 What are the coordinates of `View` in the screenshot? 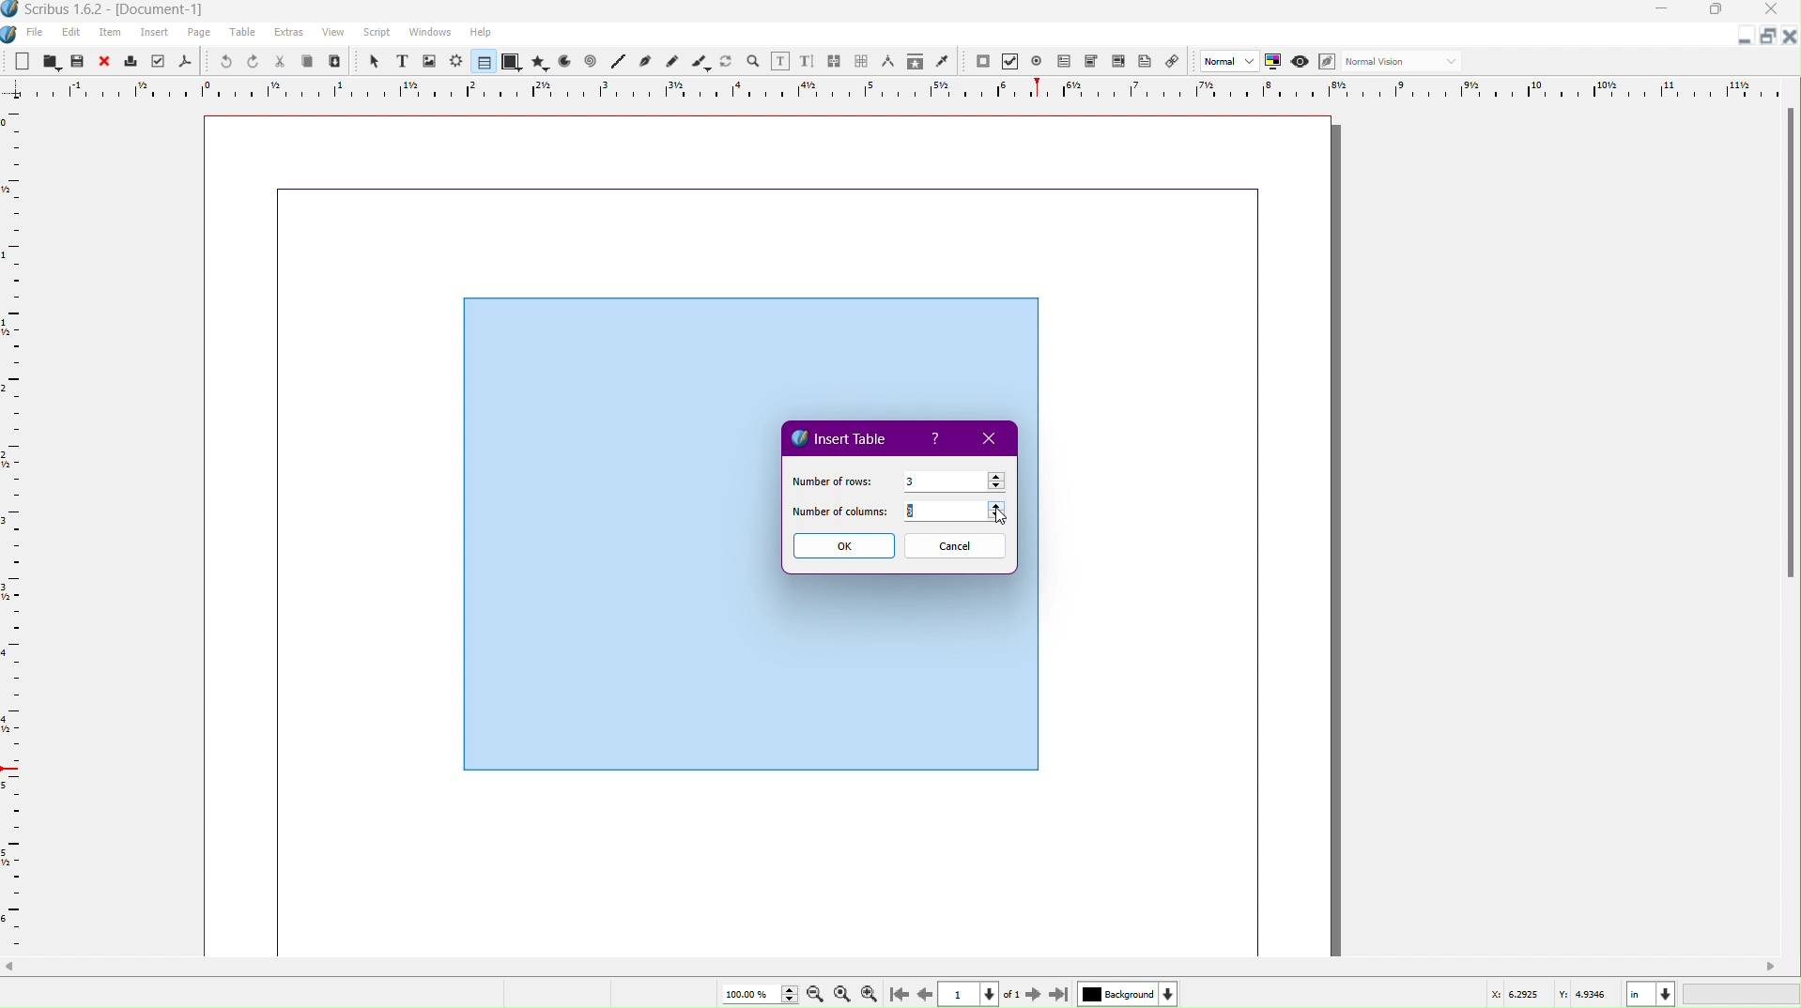 It's located at (332, 36).